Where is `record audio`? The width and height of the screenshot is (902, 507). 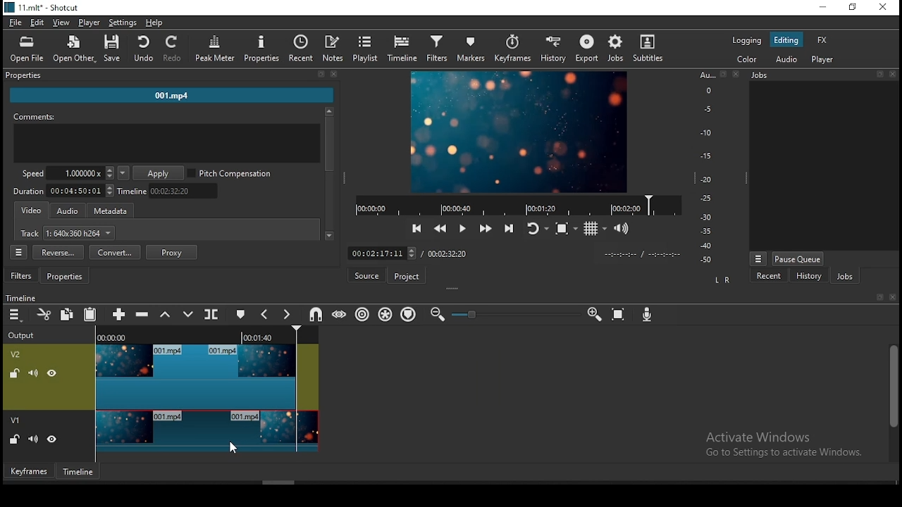
record audio is located at coordinates (648, 315).